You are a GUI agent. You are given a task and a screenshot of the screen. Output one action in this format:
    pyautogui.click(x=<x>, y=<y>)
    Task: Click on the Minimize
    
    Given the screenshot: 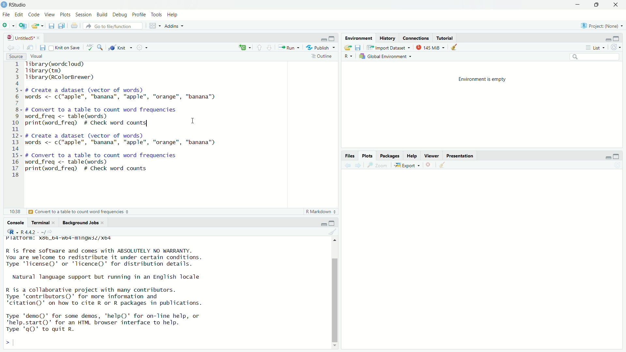 What is the action you would take?
    pyautogui.click(x=606, y=158)
    